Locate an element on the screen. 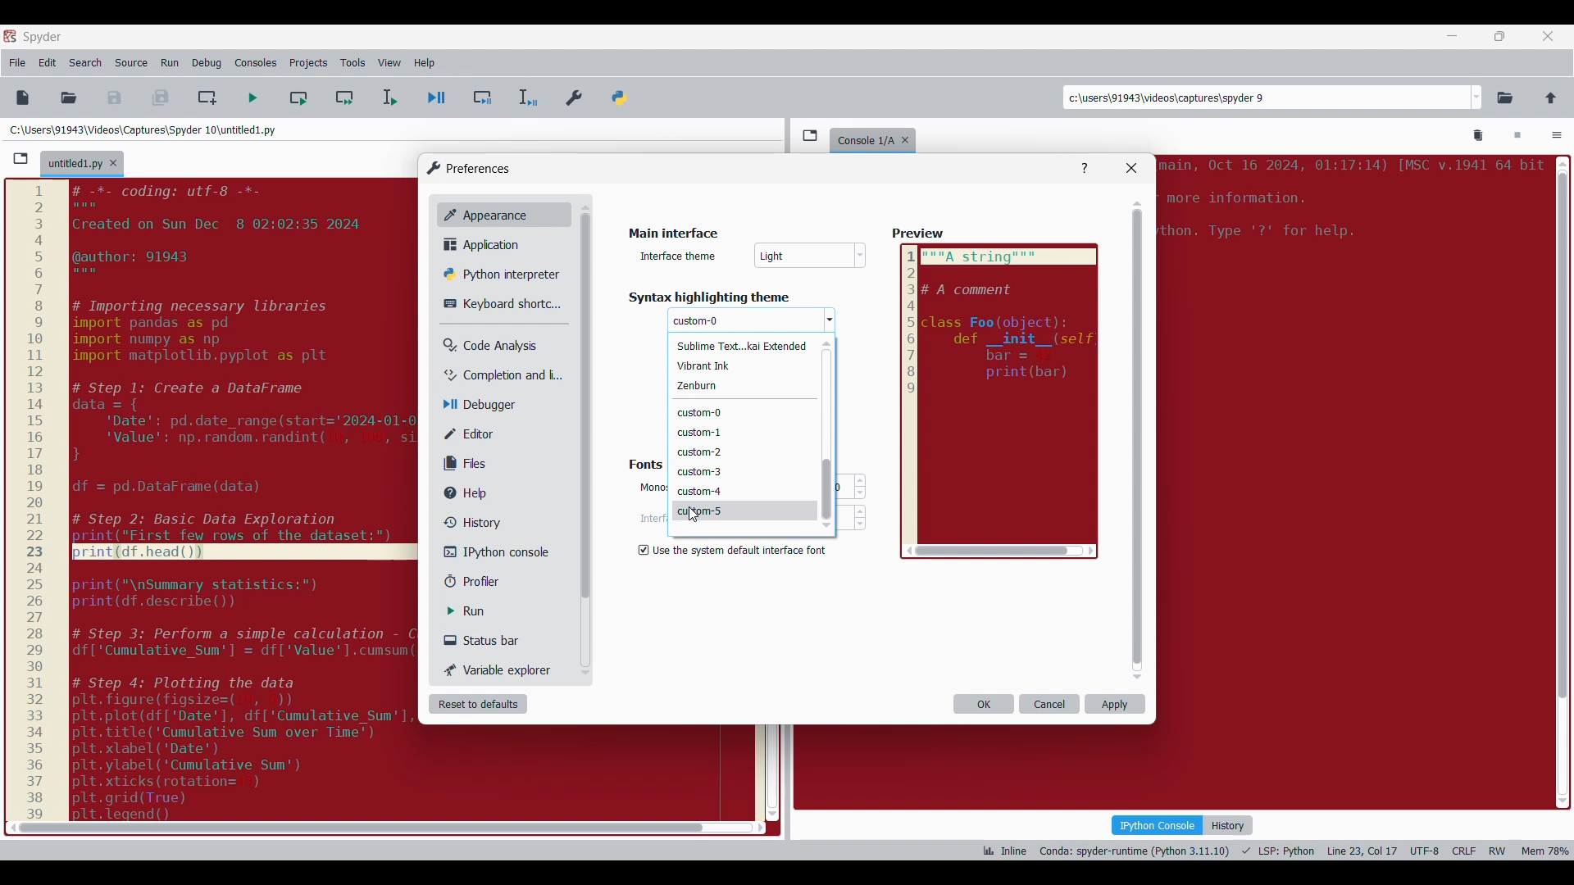  Run current cell and go to next one is located at coordinates (344, 98).